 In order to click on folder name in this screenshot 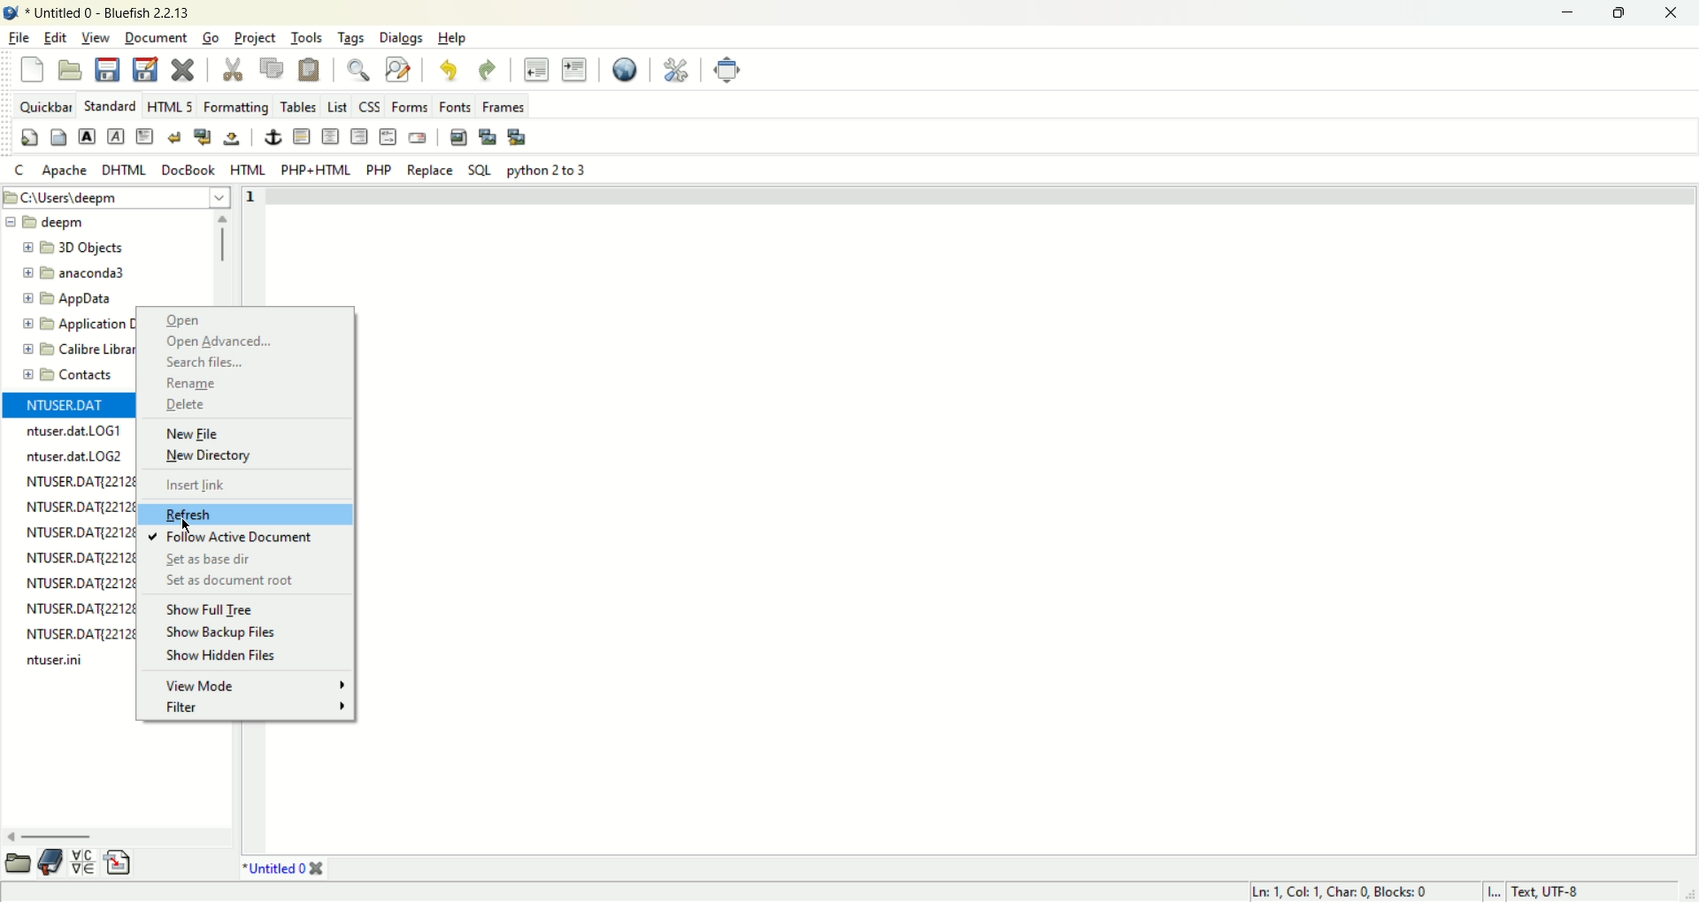, I will do `click(95, 250)`.